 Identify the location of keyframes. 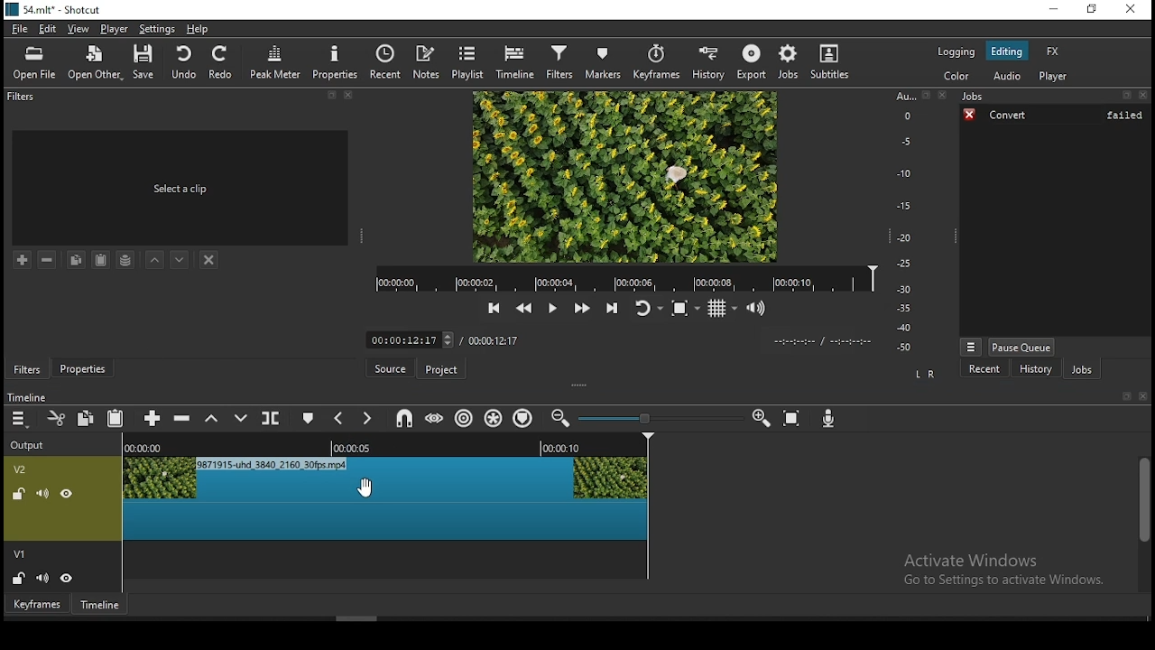
(657, 61).